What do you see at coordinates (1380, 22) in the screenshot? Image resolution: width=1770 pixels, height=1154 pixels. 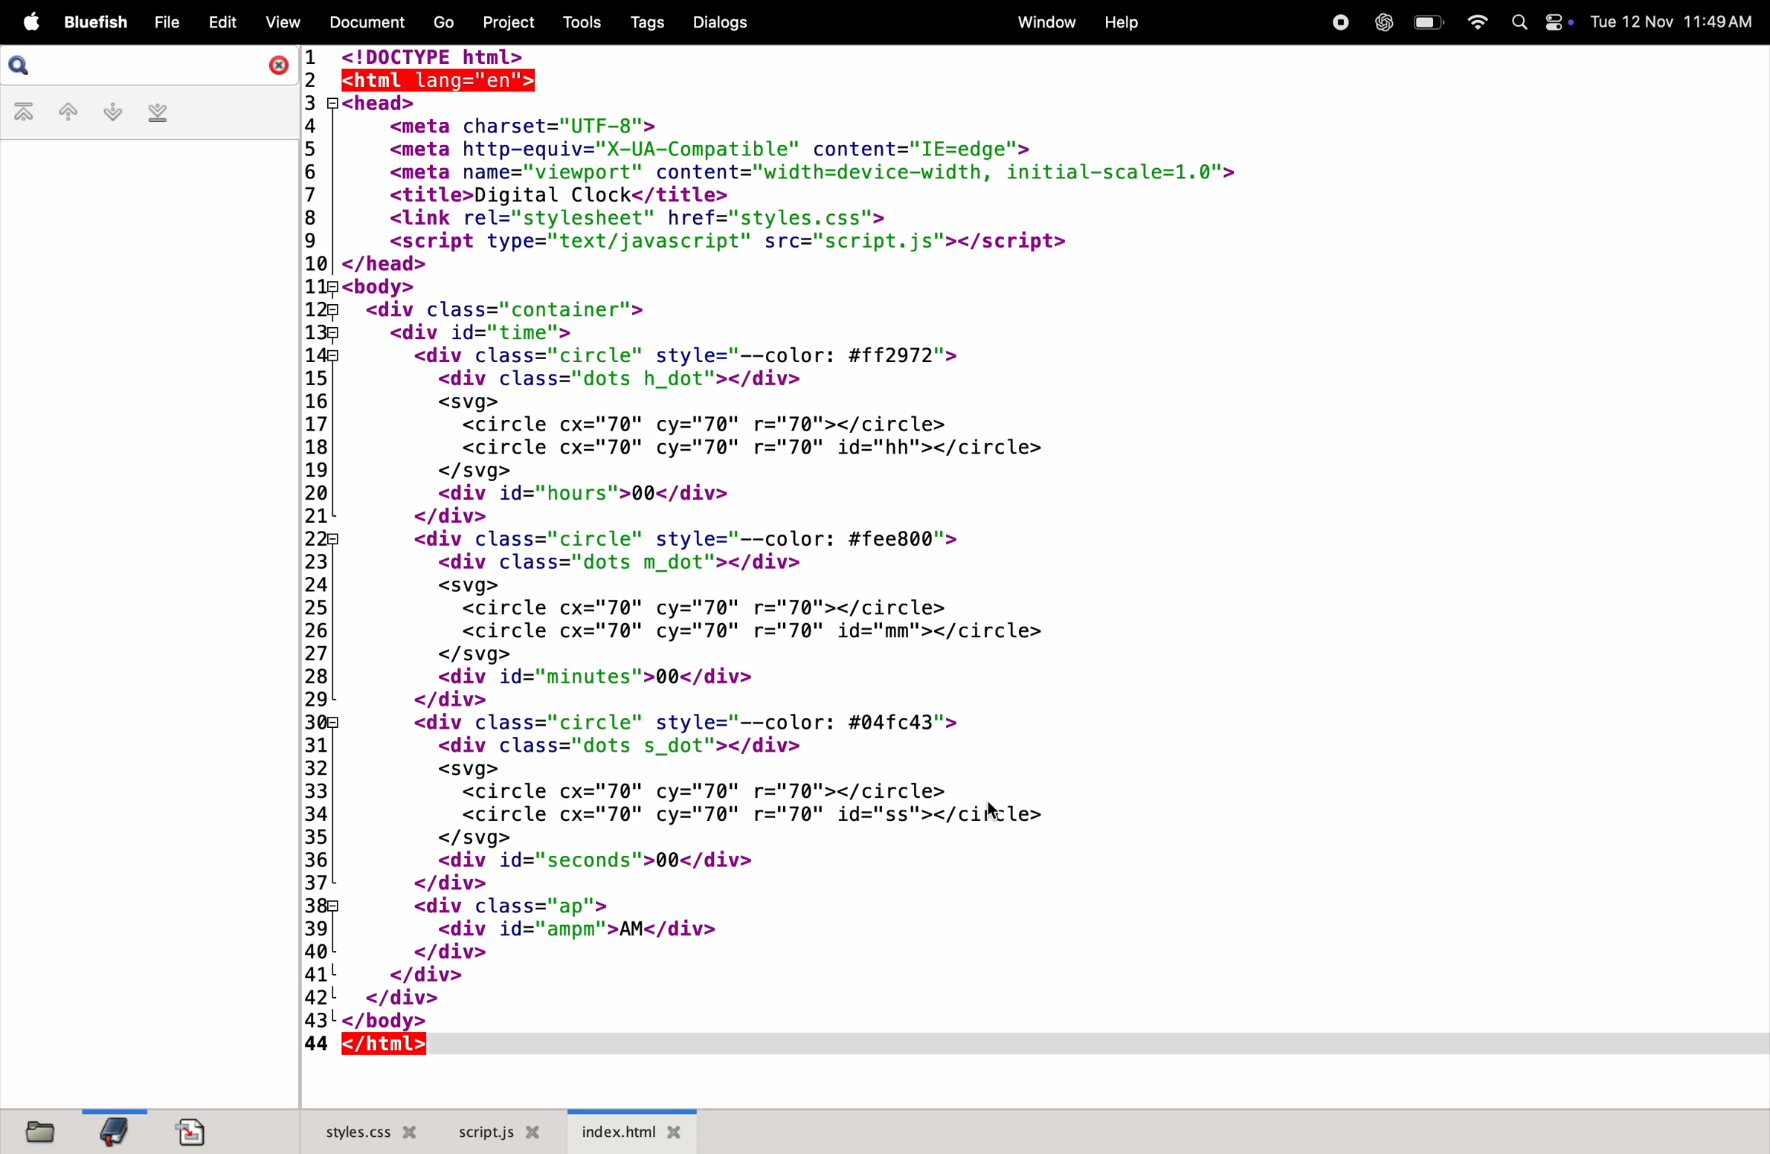 I see `chatgpt` at bounding box center [1380, 22].